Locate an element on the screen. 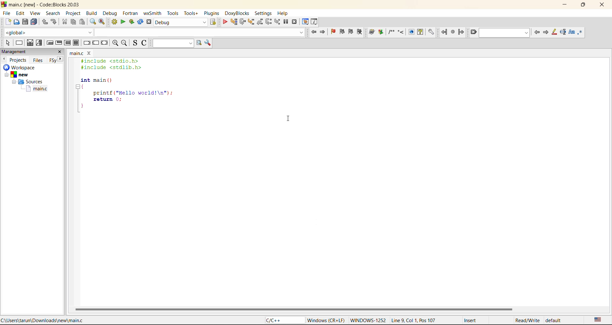 The height and width of the screenshot is (325, 612). open is located at coordinates (17, 22).